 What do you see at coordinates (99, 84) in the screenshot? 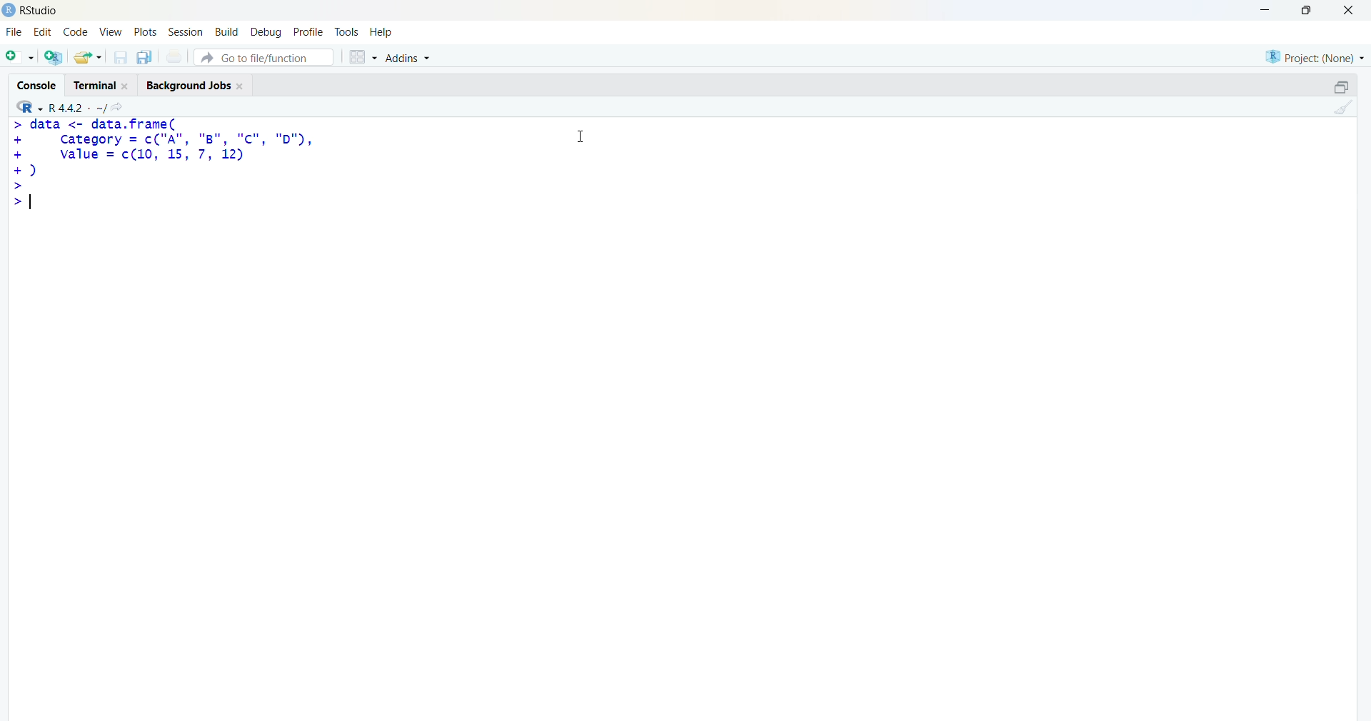
I see `Terminal` at bounding box center [99, 84].